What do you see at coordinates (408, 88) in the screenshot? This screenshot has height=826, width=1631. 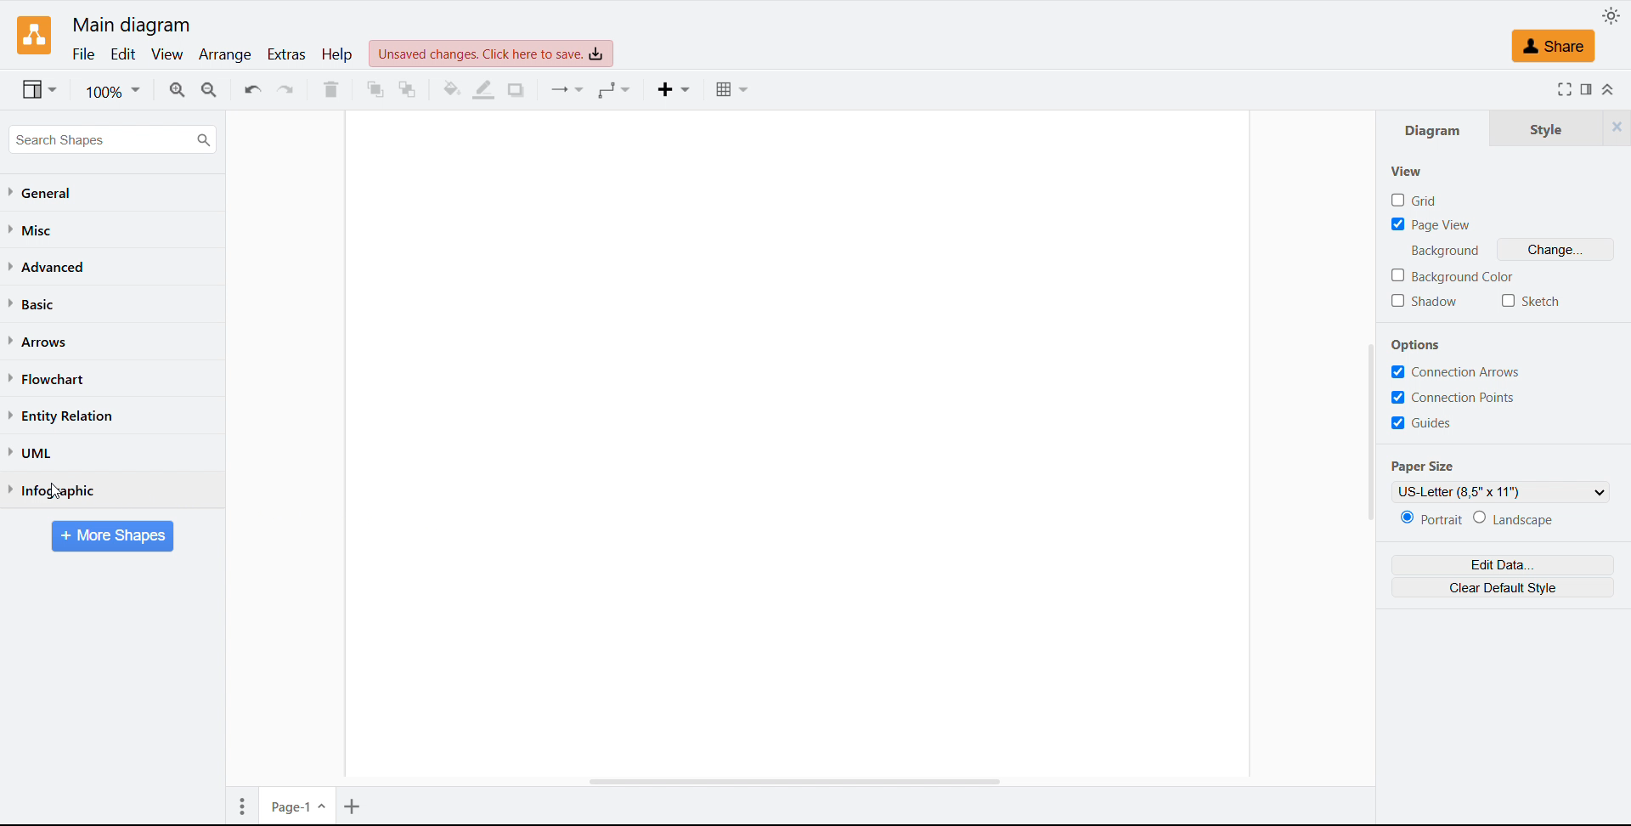 I see `To back ` at bounding box center [408, 88].